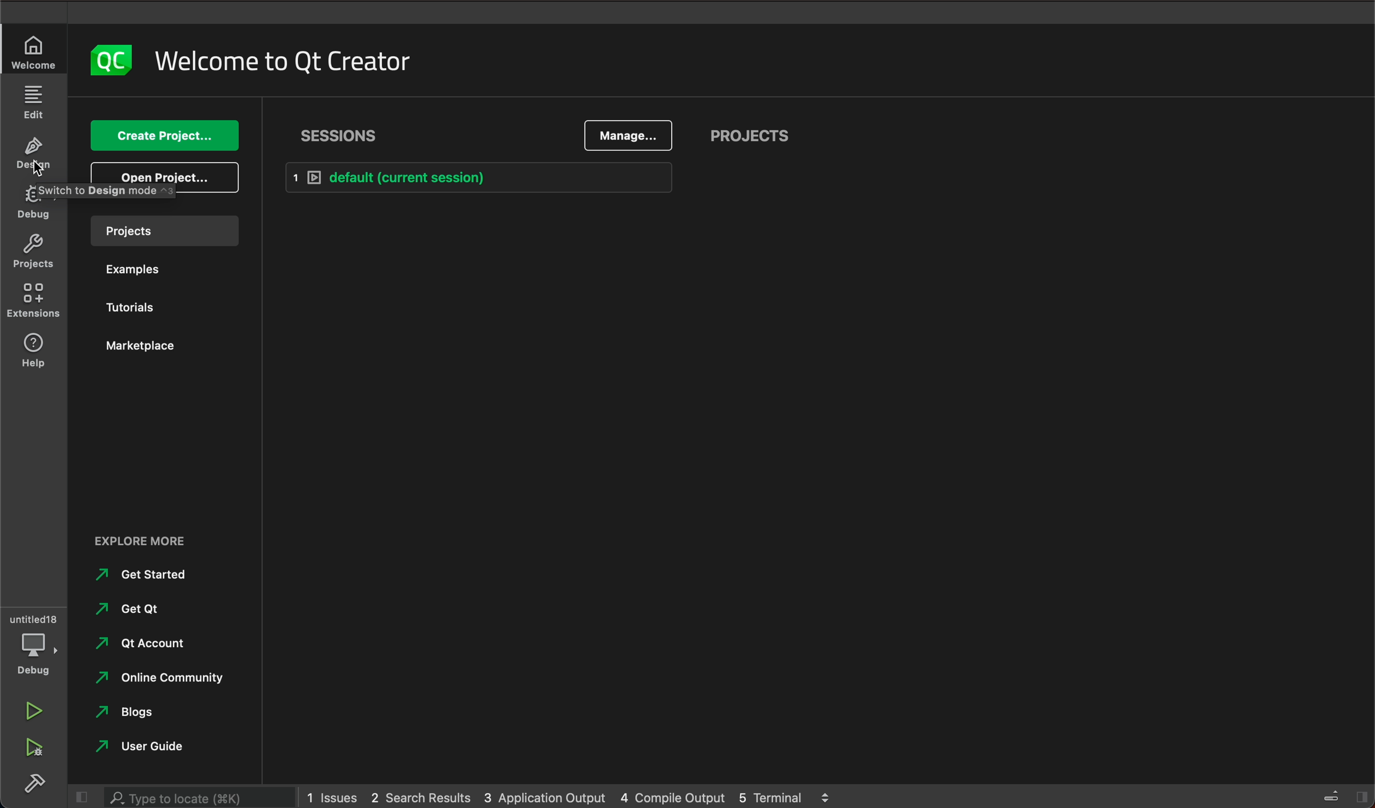  Describe the element at coordinates (31, 302) in the screenshot. I see `help` at that location.